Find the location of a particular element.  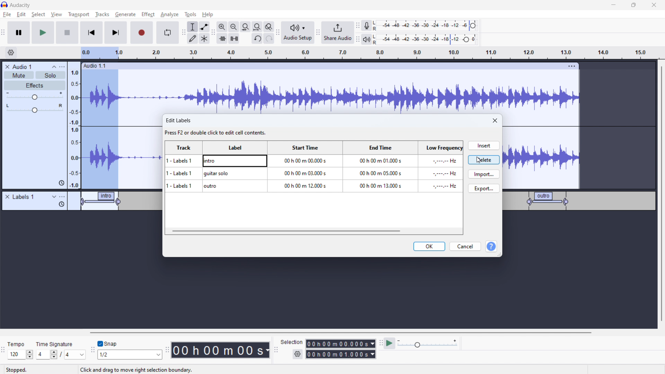

trim audio outside selection is located at coordinates (222, 38).